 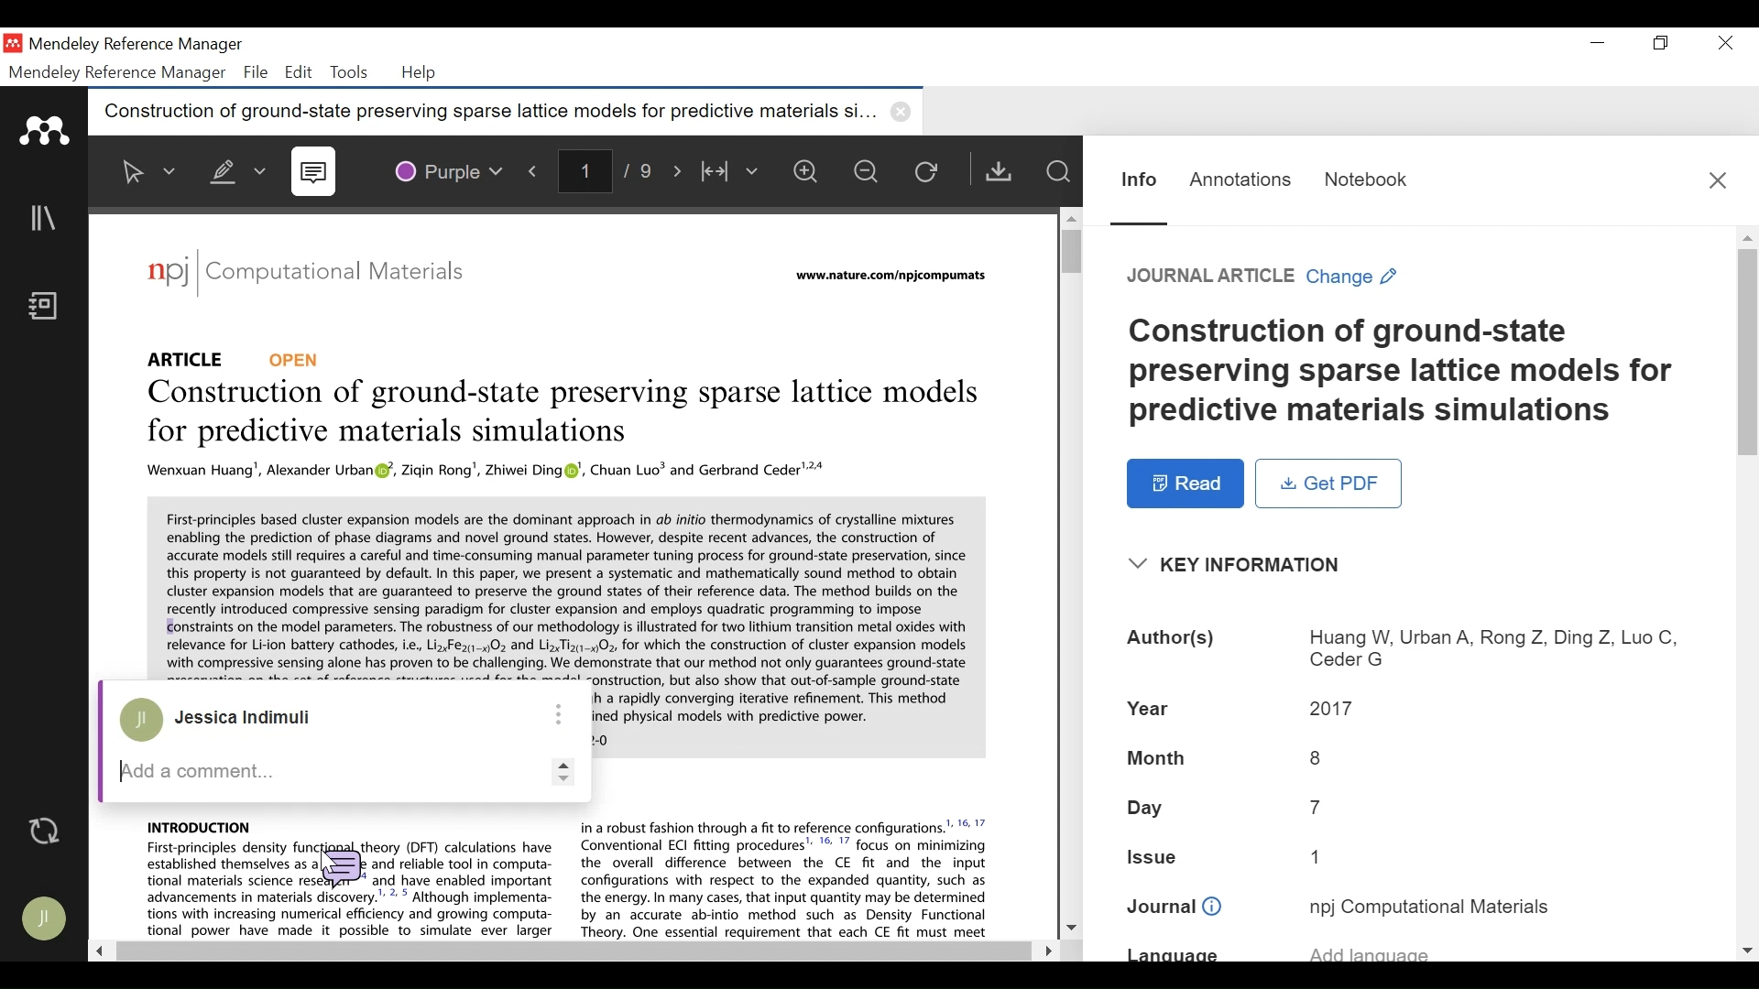 I want to click on URL, so click(x=888, y=277).